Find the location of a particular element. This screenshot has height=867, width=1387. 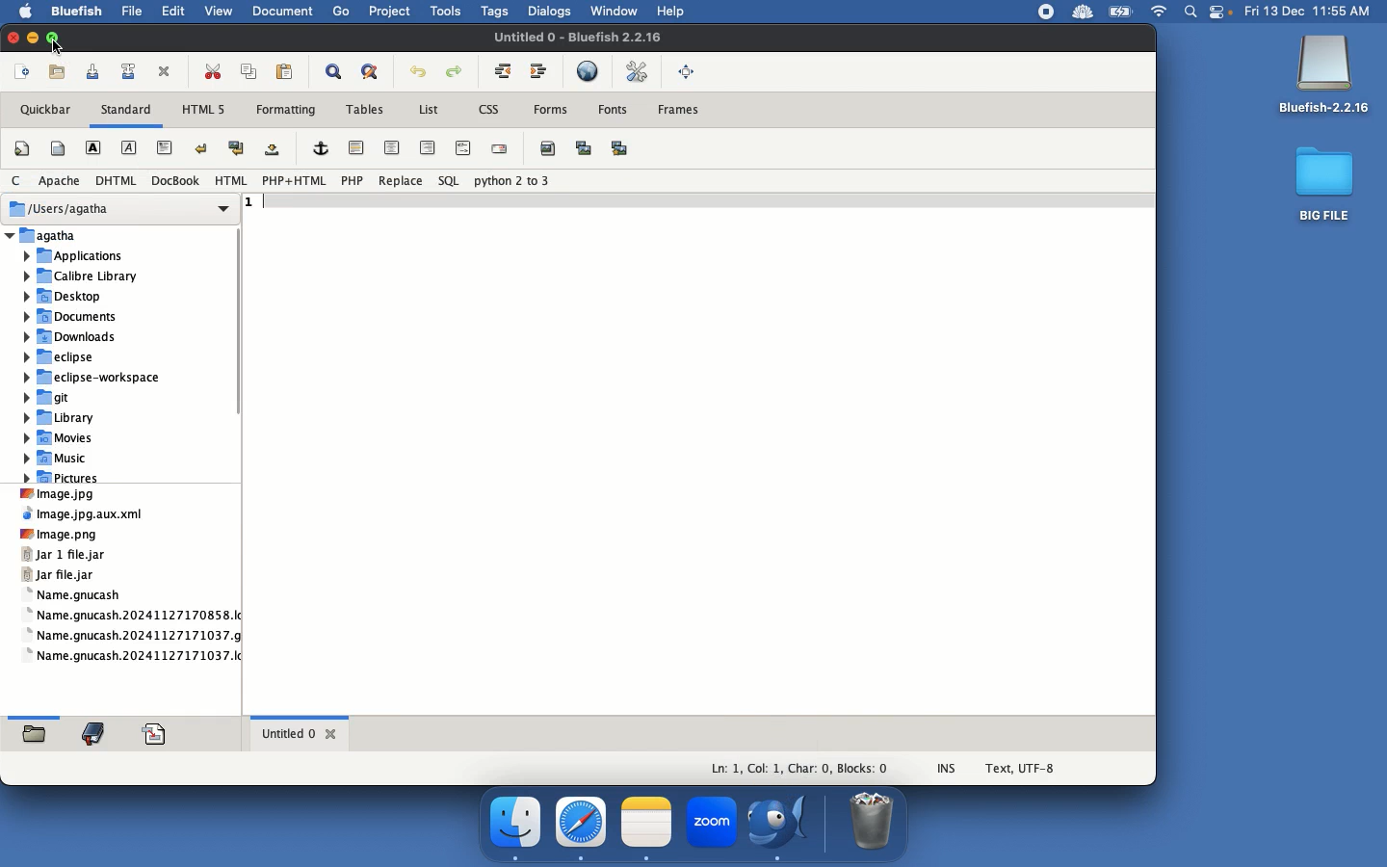

Preview in browser is located at coordinates (590, 73).